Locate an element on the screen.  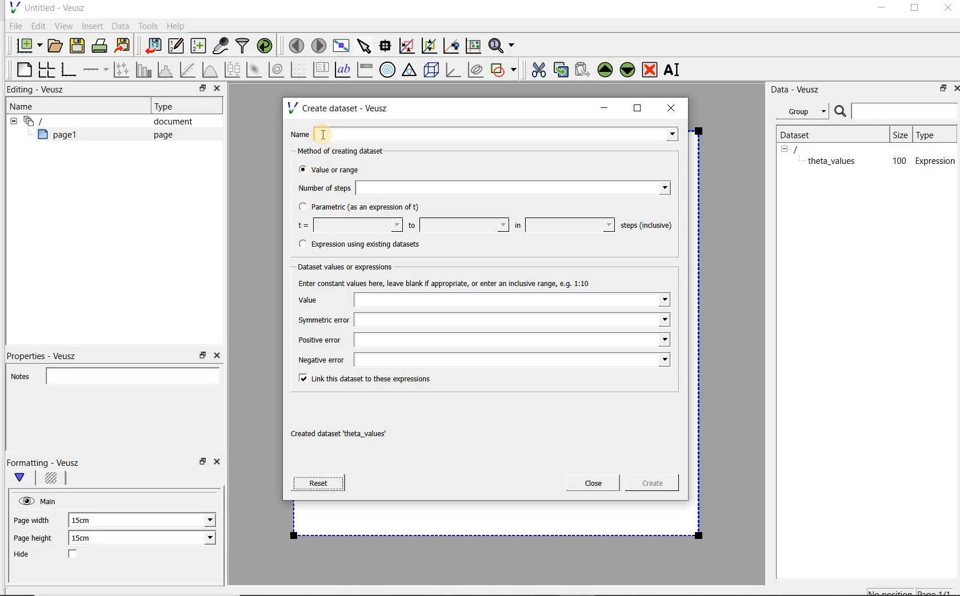
open a document is located at coordinates (57, 45).